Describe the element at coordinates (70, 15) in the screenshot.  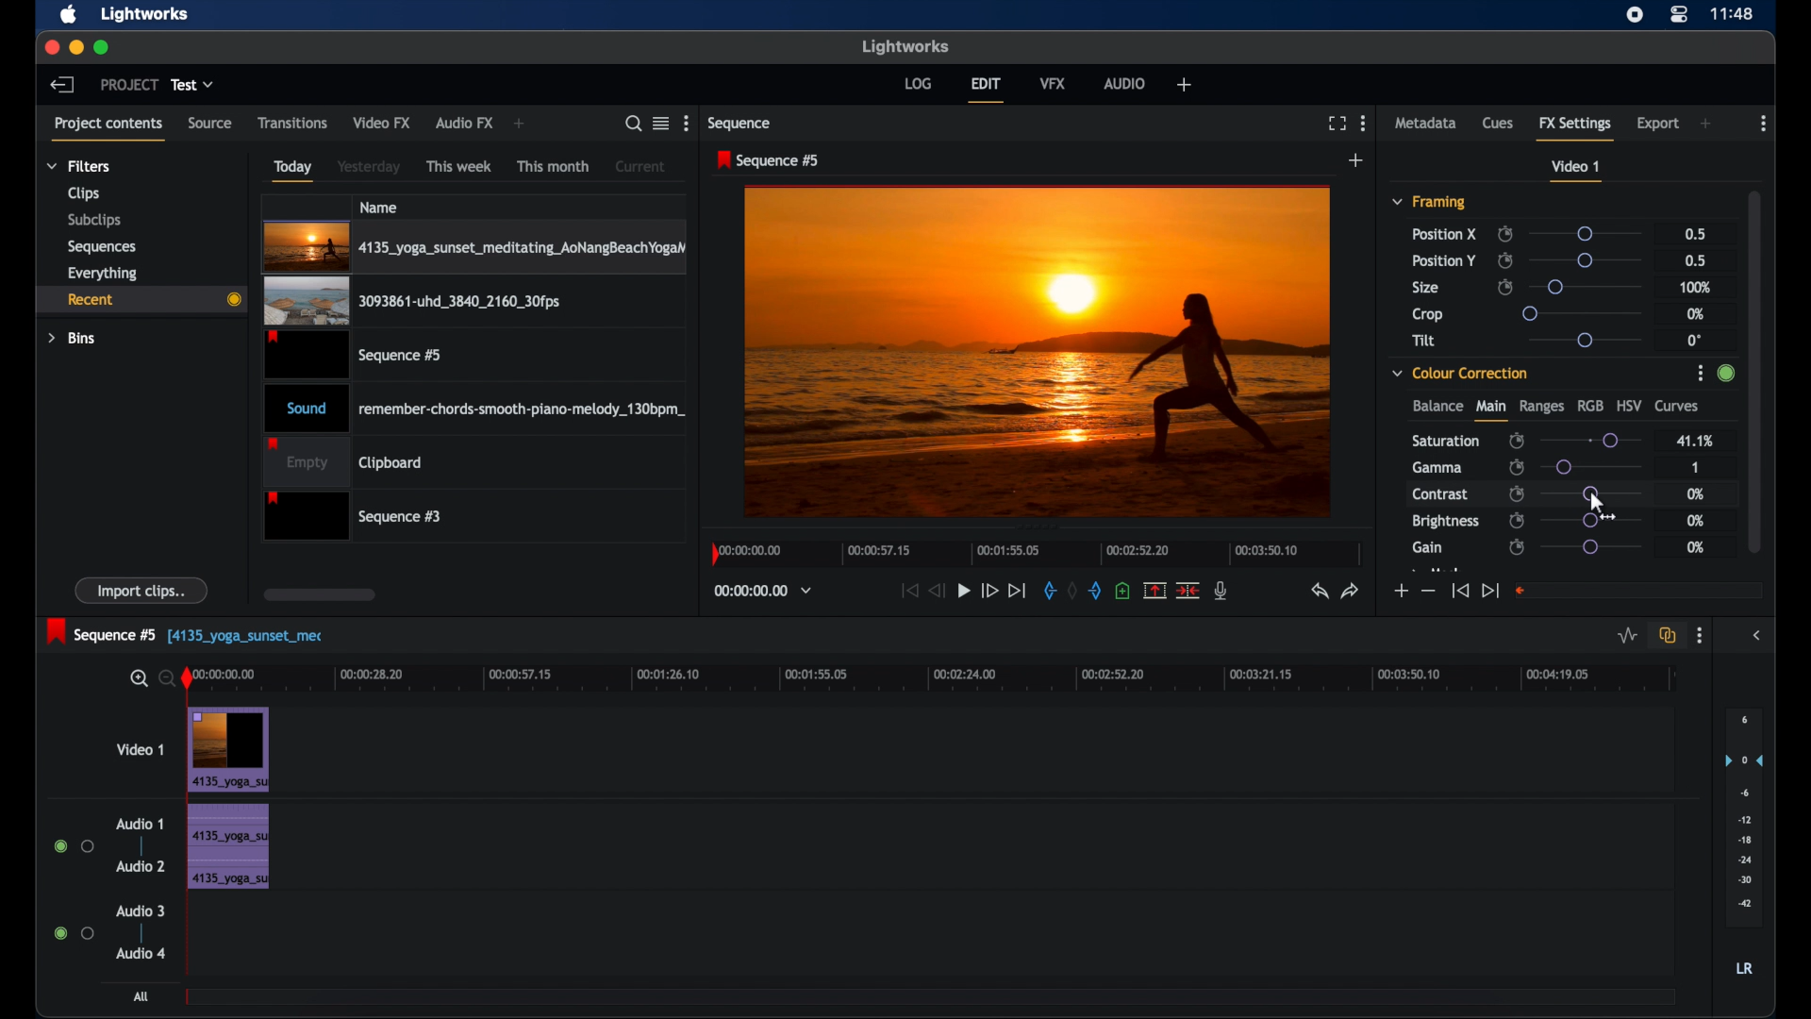
I see `apple icon` at that location.